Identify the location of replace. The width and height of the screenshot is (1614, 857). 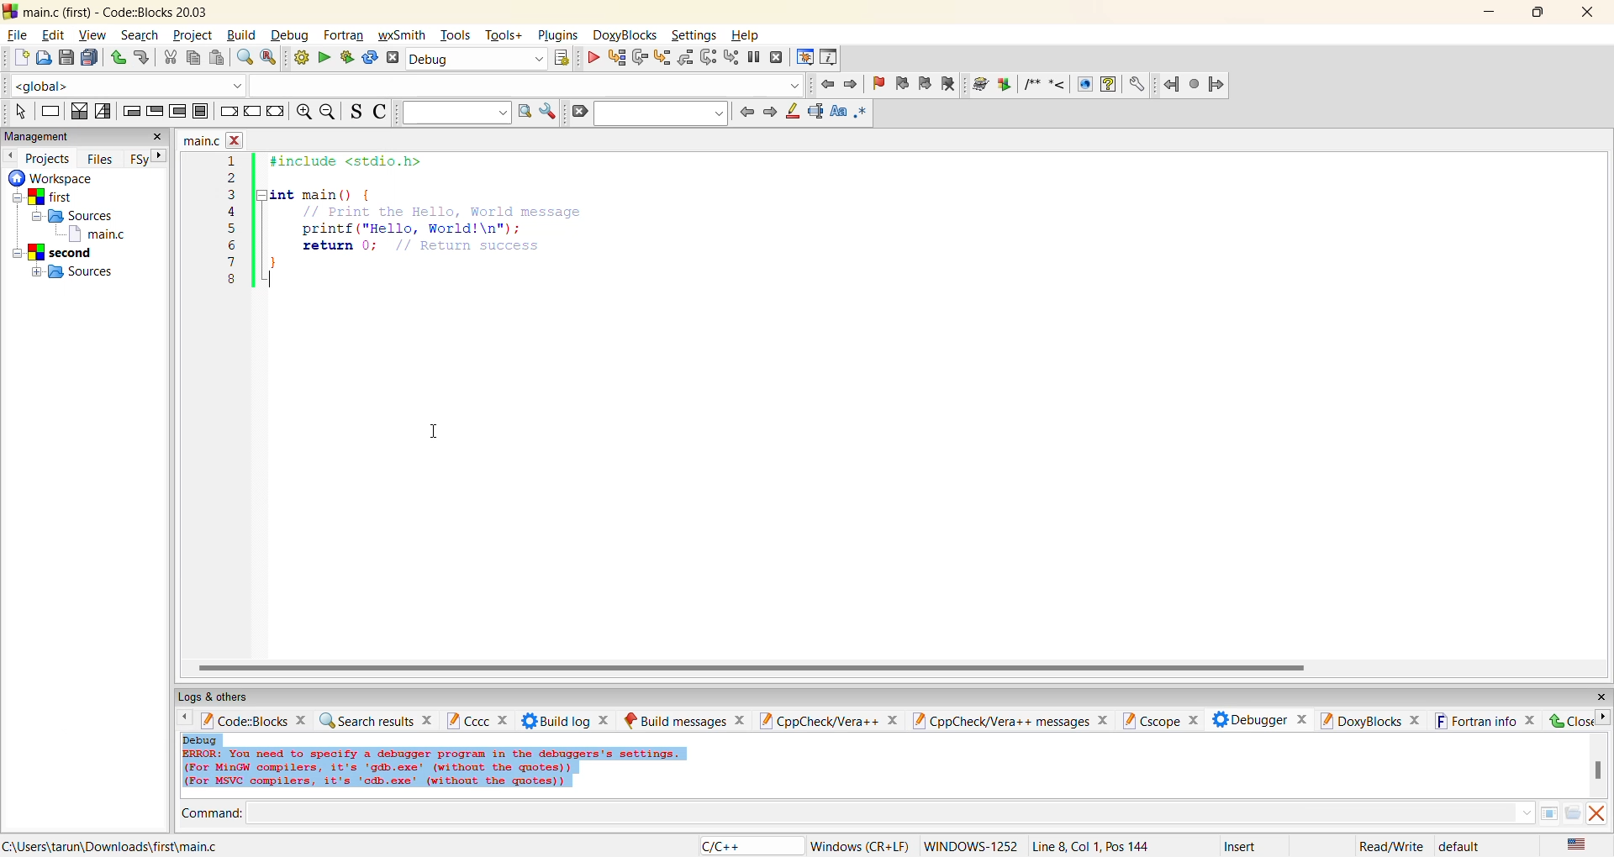
(269, 57).